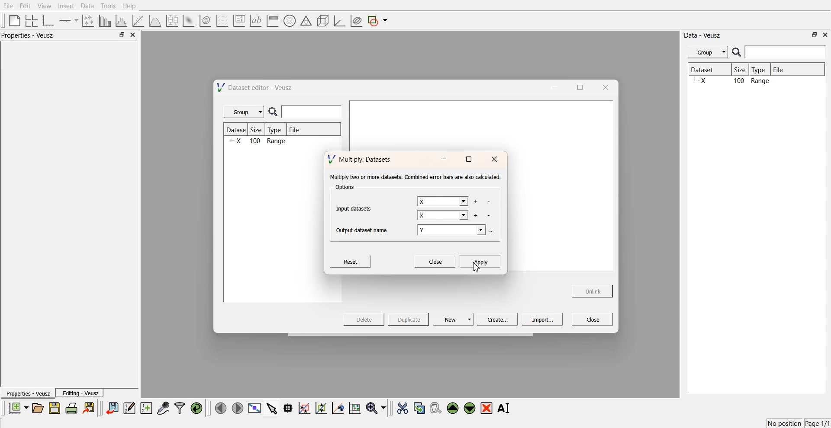 The height and width of the screenshot is (428, 831). What do you see at coordinates (577, 86) in the screenshot?
I see `maximise` at bounding box center [577, 86].